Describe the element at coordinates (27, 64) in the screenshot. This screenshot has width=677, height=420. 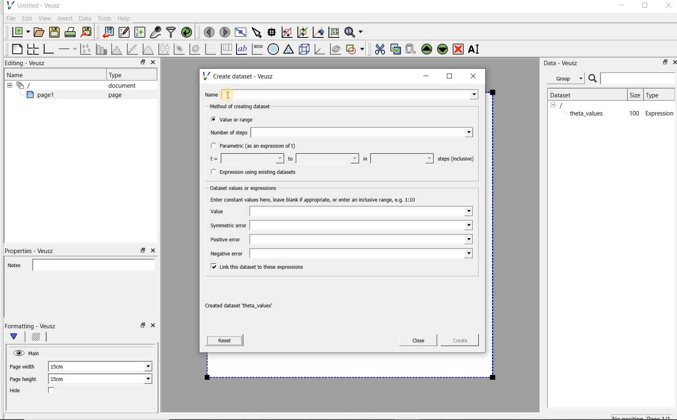
I see `Editing - Veusz` at that location.